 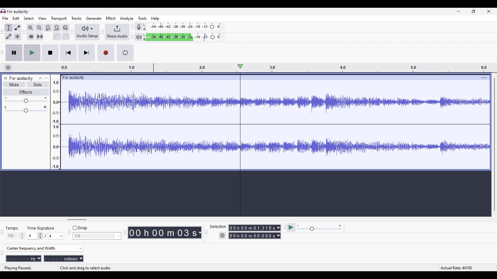 I want to click on Indicates selection duration settings, so click(x=218, y=226).